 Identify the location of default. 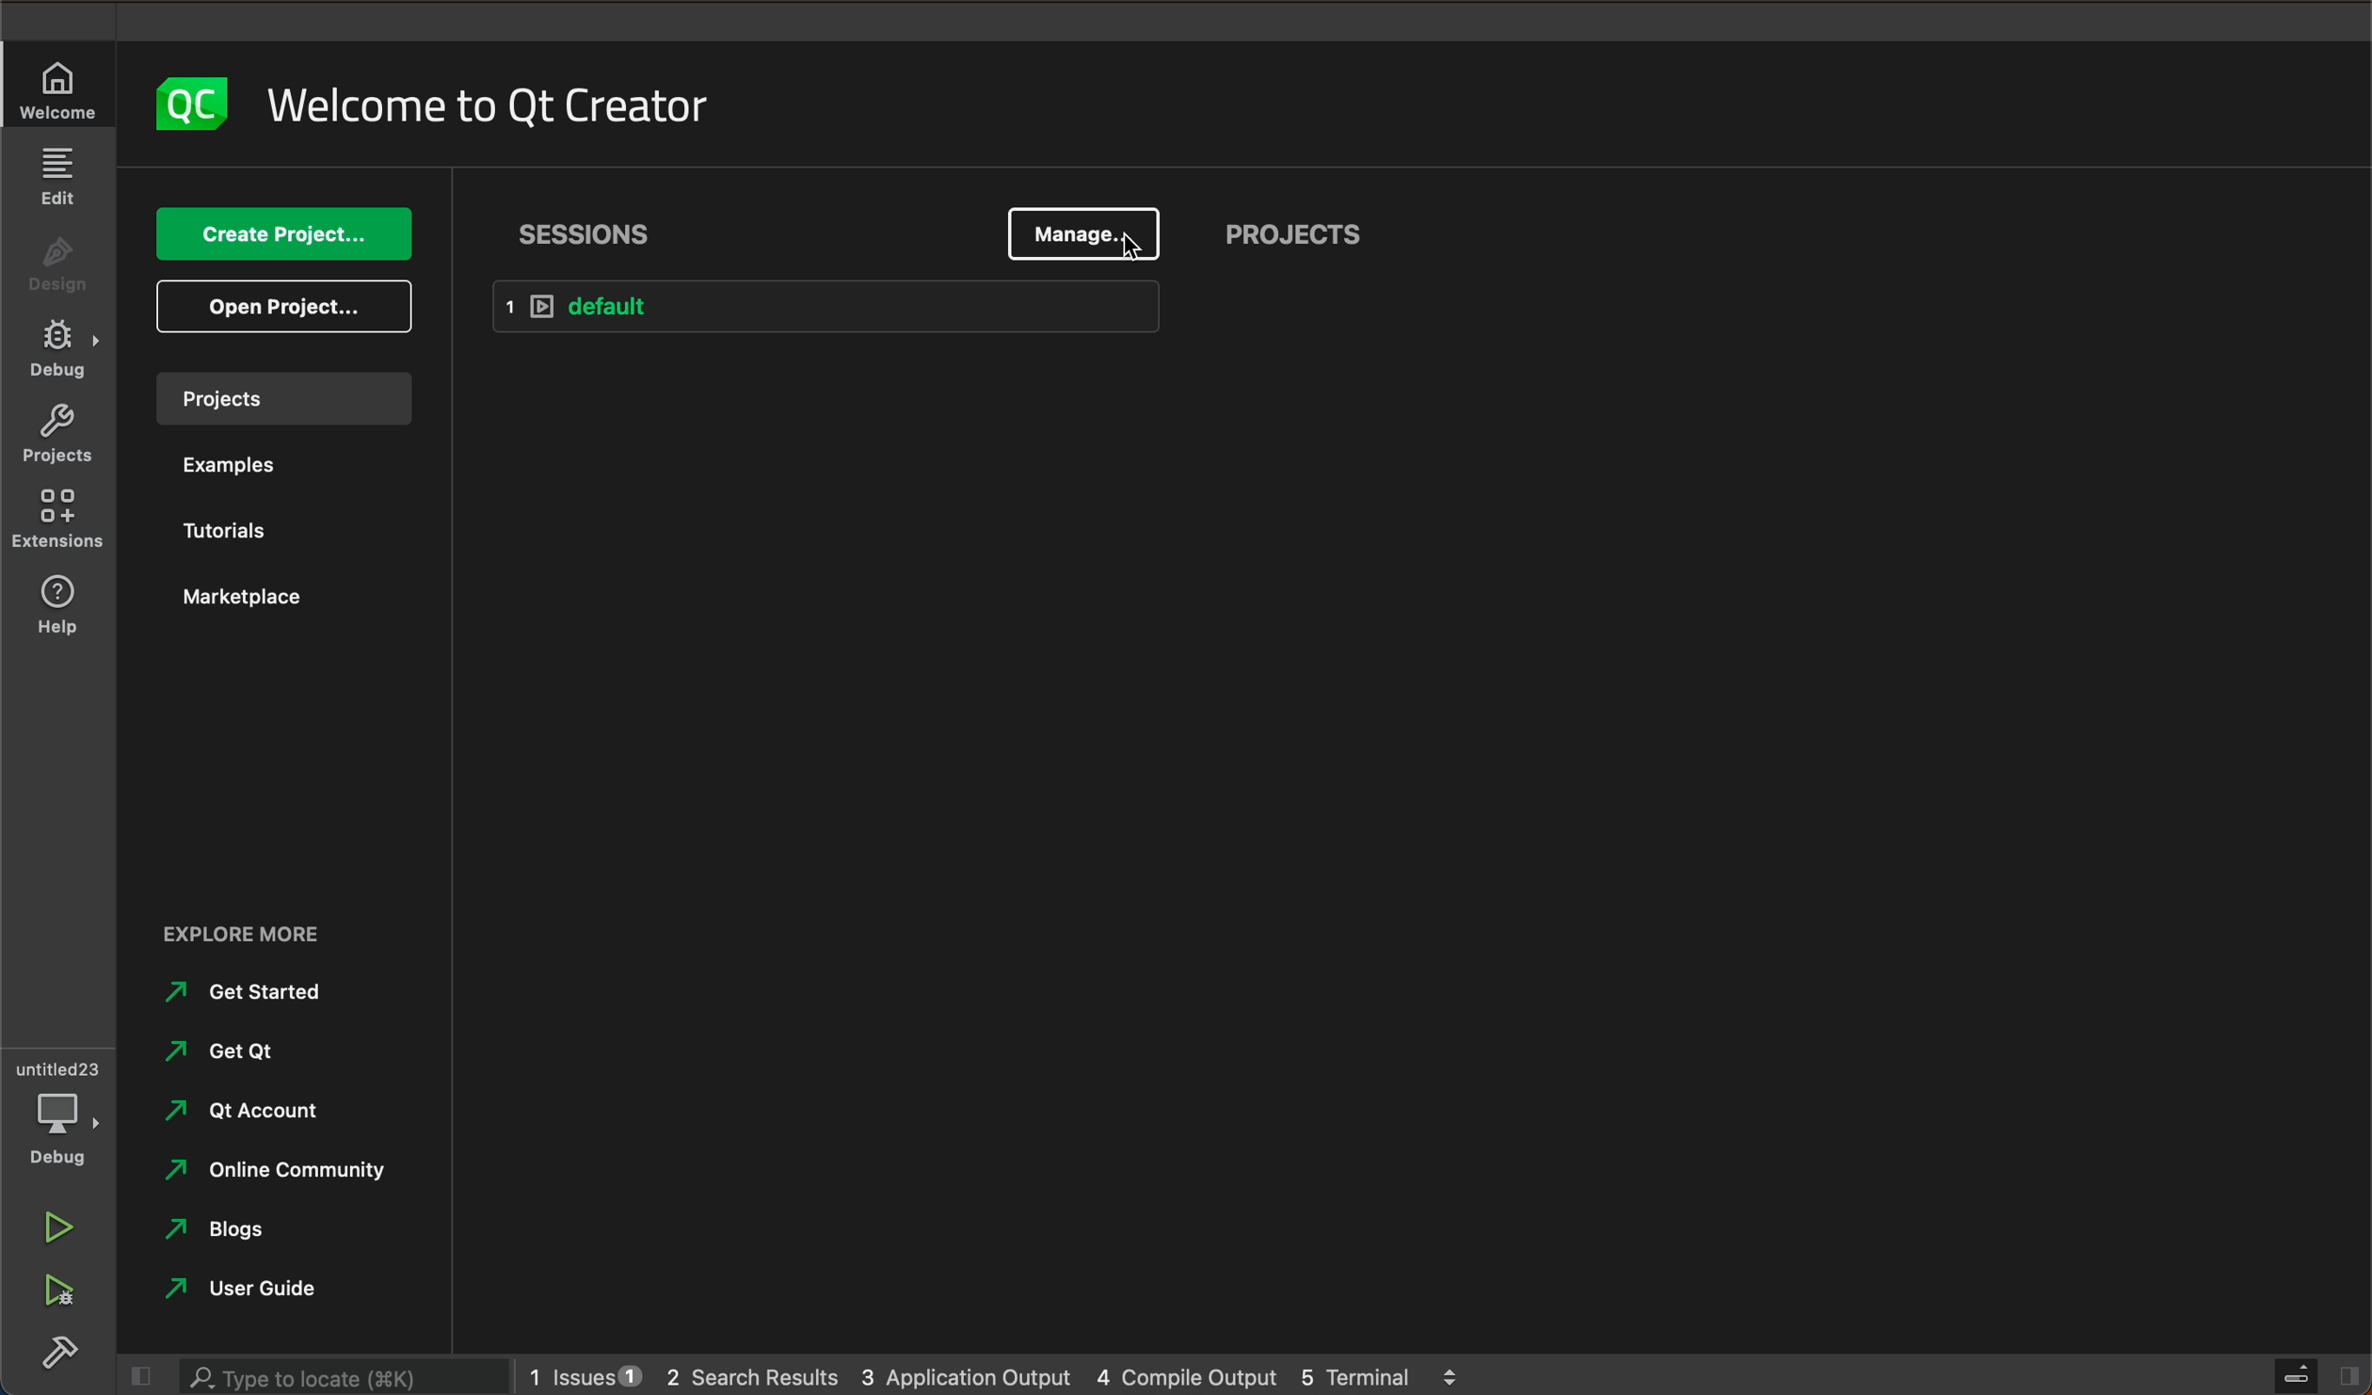
(825, 306).